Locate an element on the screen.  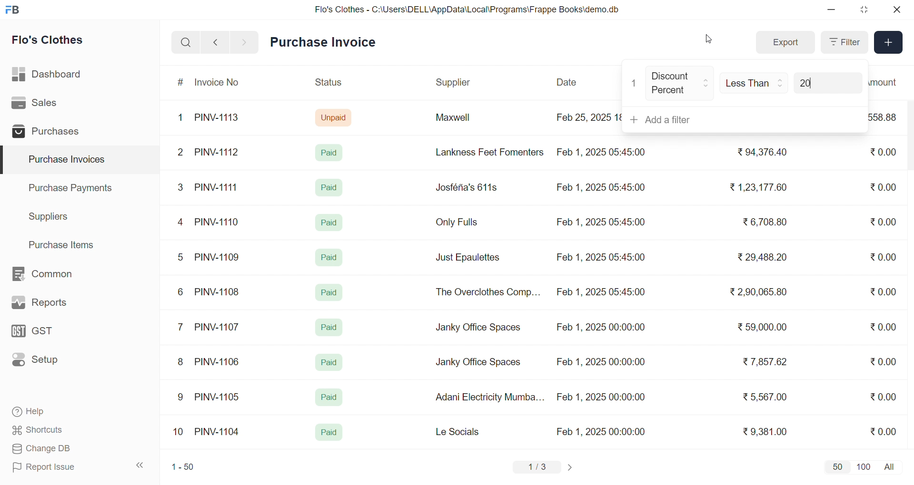
PINV-1110 is located at coordinates (218, 222).